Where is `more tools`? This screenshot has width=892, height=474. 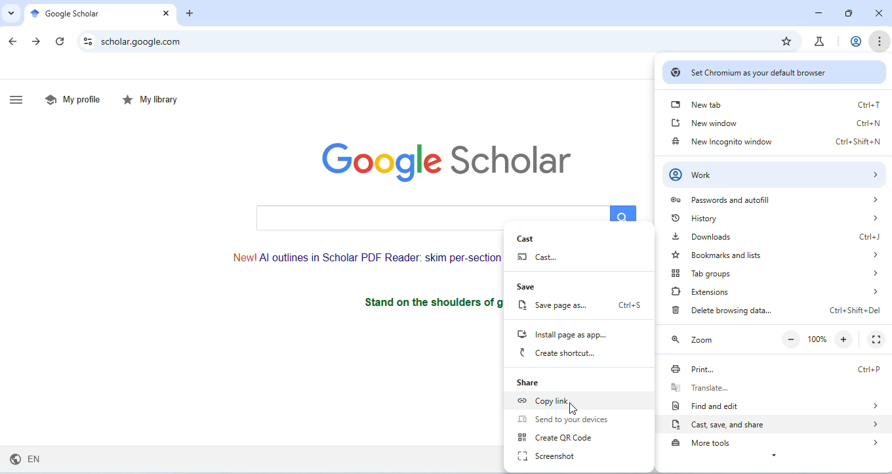 more tools is located at coordinates (780, 444).